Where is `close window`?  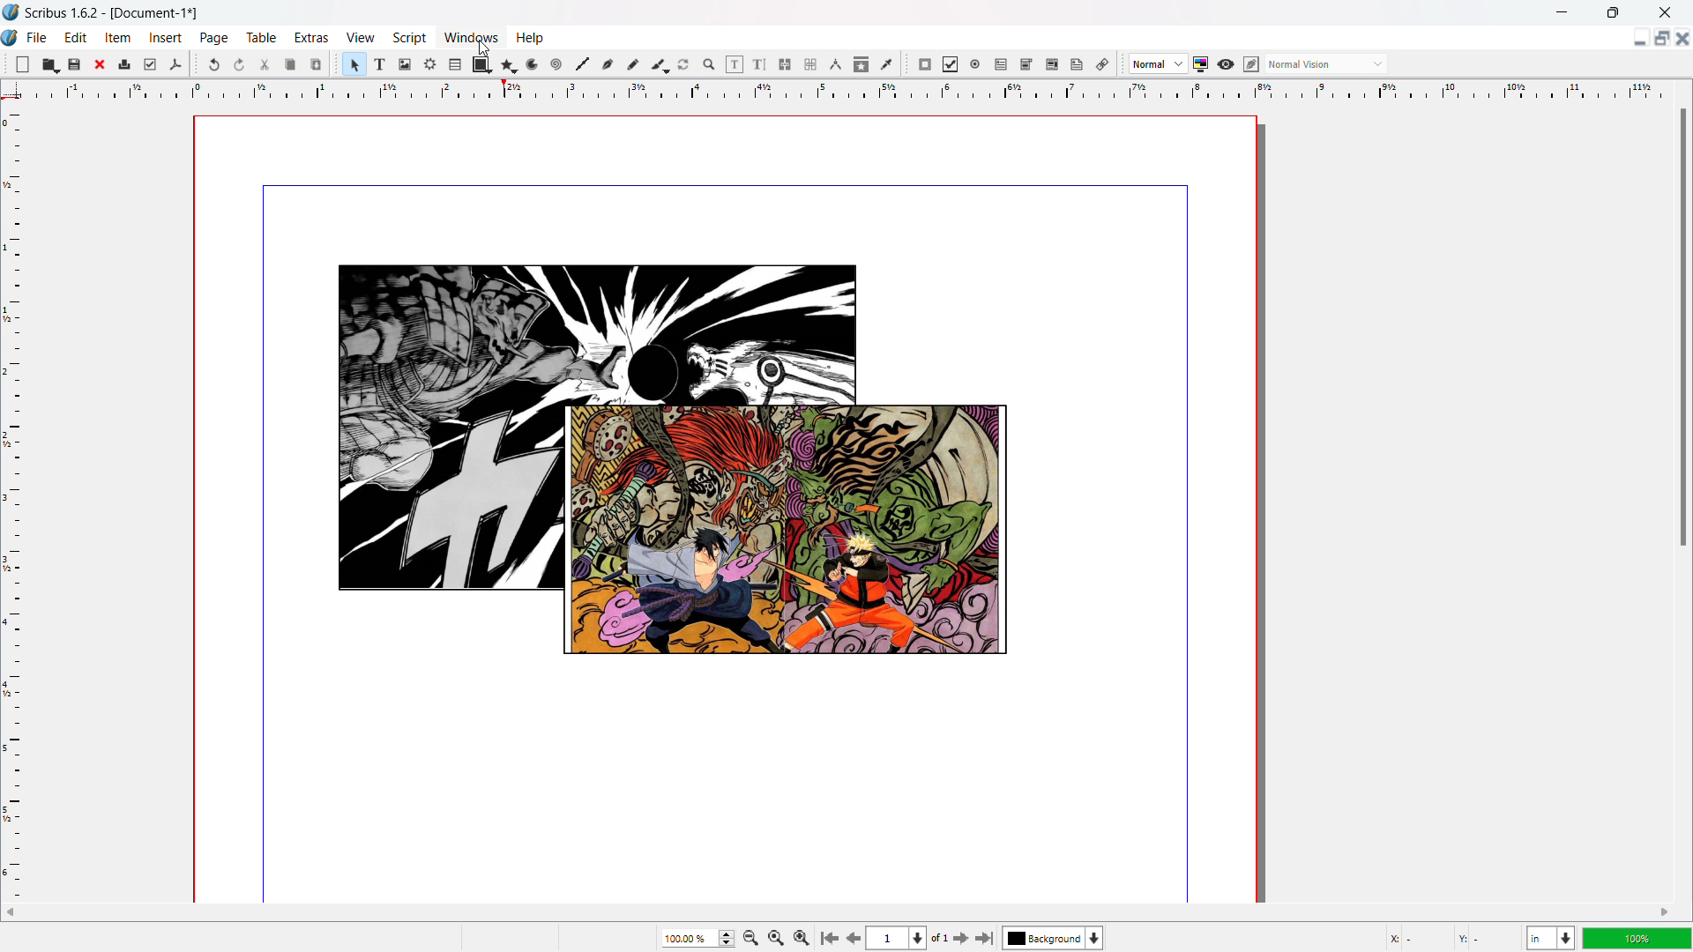
close window is located at coordinates (1666, 12).